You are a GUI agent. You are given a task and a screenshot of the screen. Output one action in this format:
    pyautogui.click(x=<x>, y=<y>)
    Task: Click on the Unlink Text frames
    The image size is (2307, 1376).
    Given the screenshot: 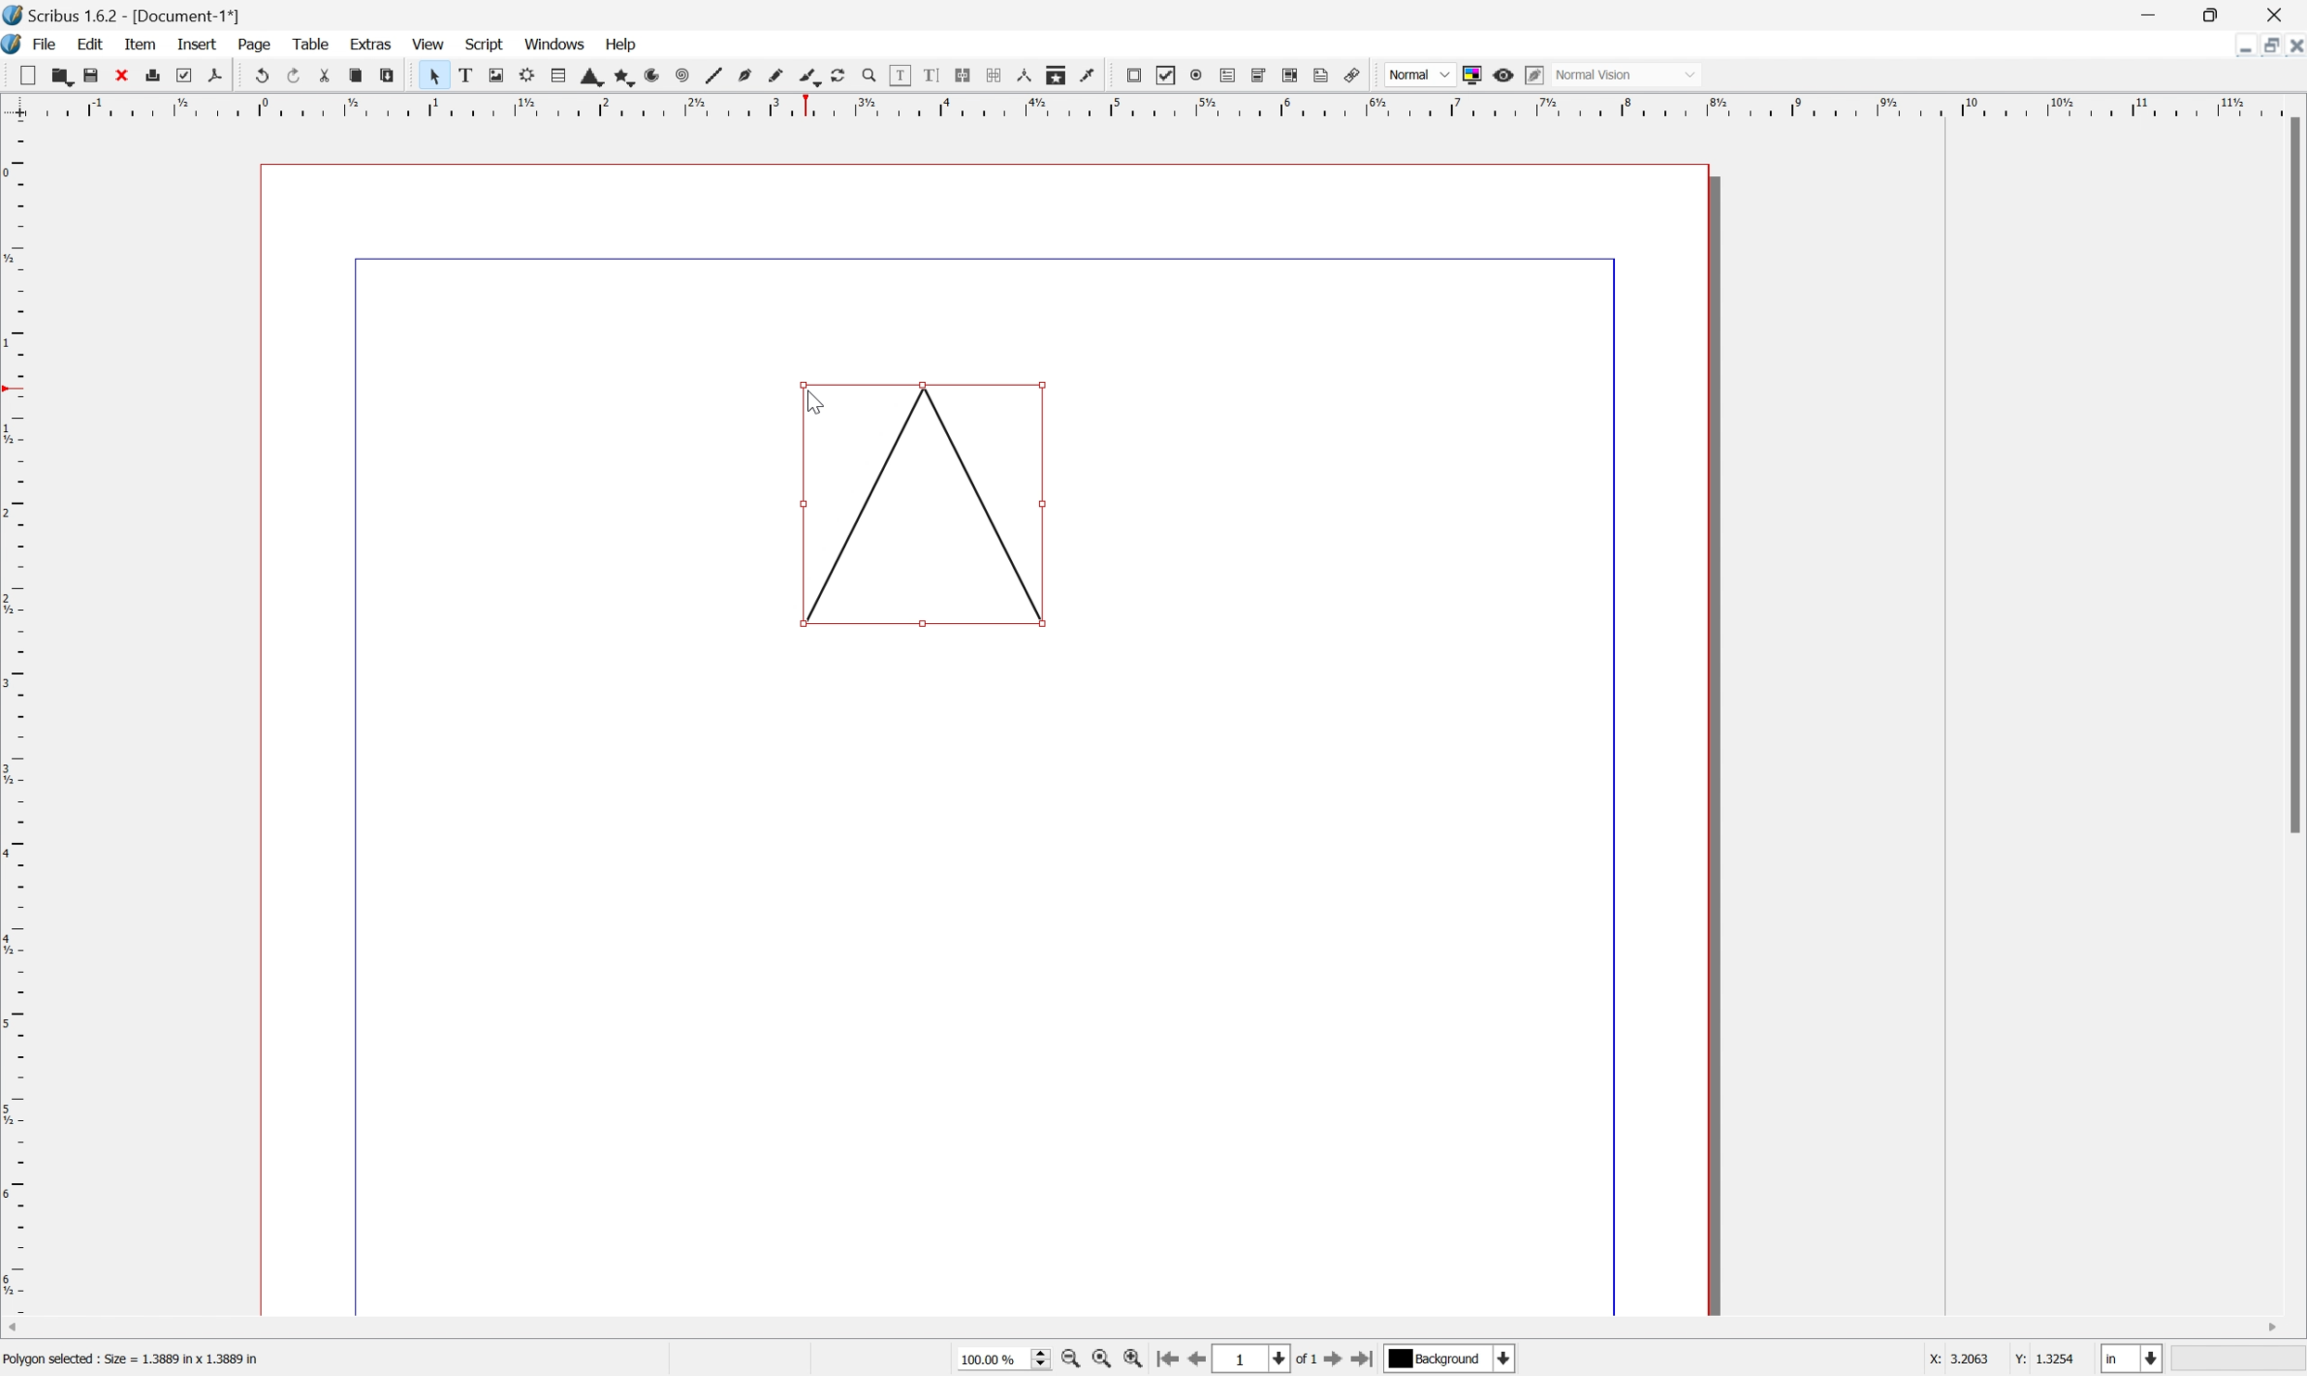 What is the action you would take?
    pyautogui.click(x=991, y=75)
    